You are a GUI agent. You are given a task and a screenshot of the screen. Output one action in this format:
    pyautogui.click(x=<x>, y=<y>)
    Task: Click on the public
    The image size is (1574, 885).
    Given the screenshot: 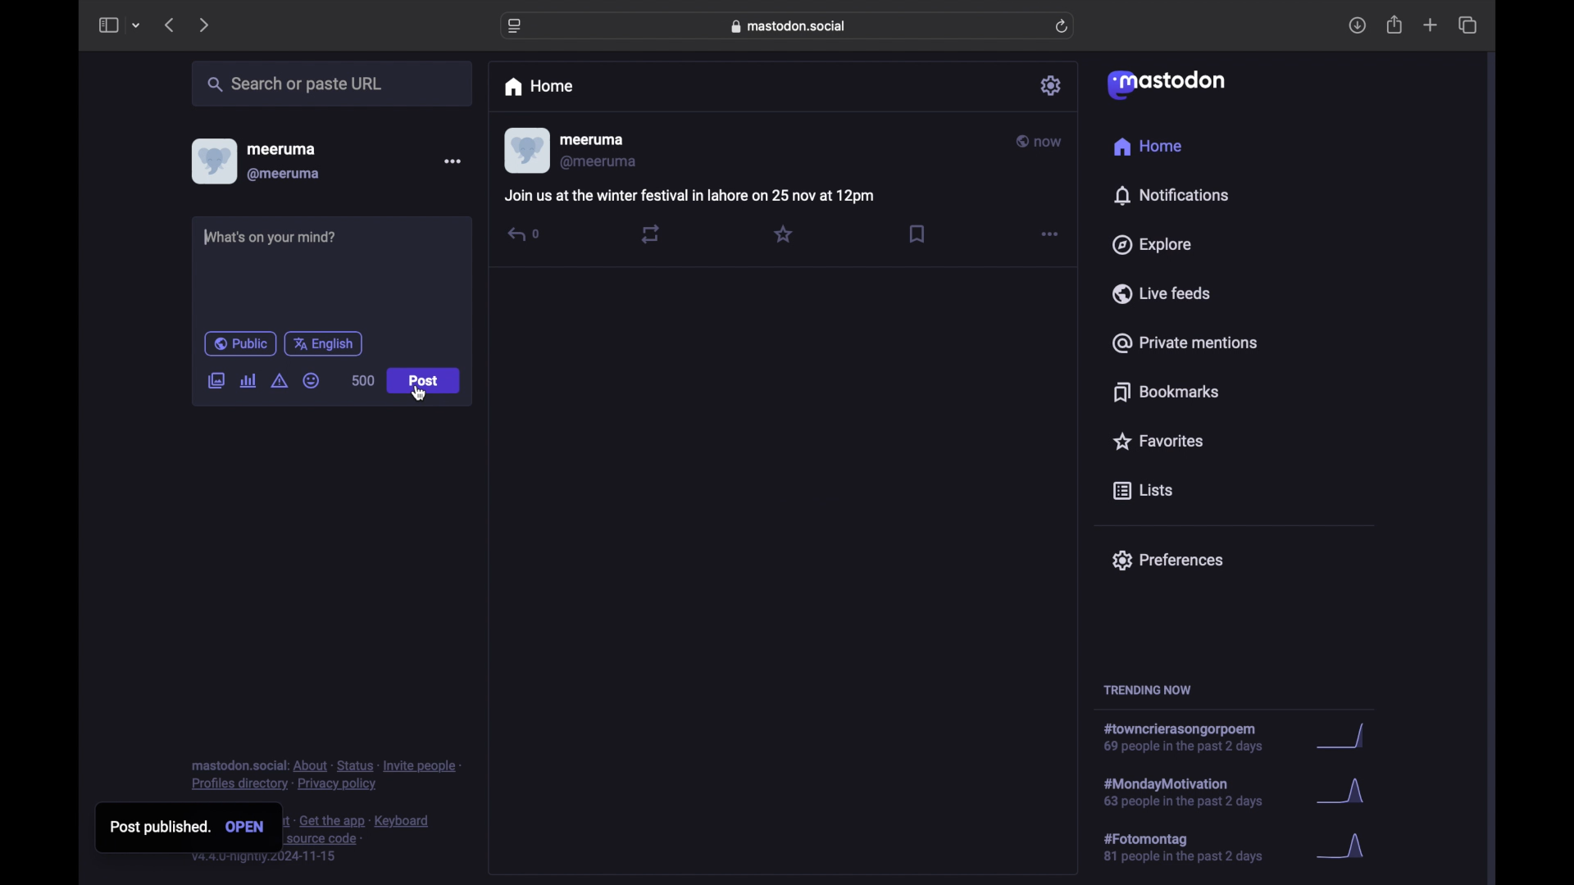 What is the action you would take?
    pyautogui.click(x=239, y=343)
    